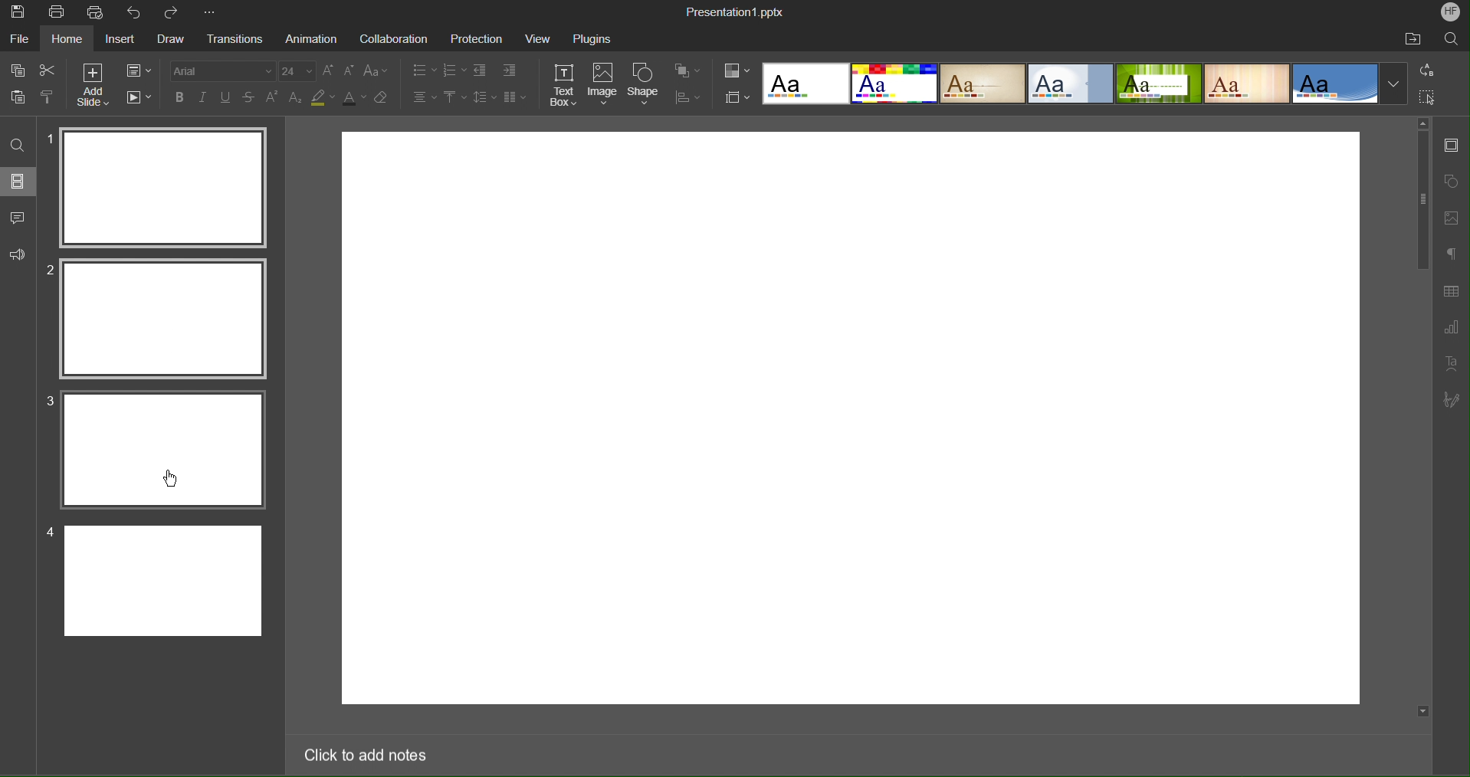 Image resolution: width=1470 pixels, height=777 pixels. Describe the element at coordinates (18, 72) in the screenshot. I see `copy` at that location.